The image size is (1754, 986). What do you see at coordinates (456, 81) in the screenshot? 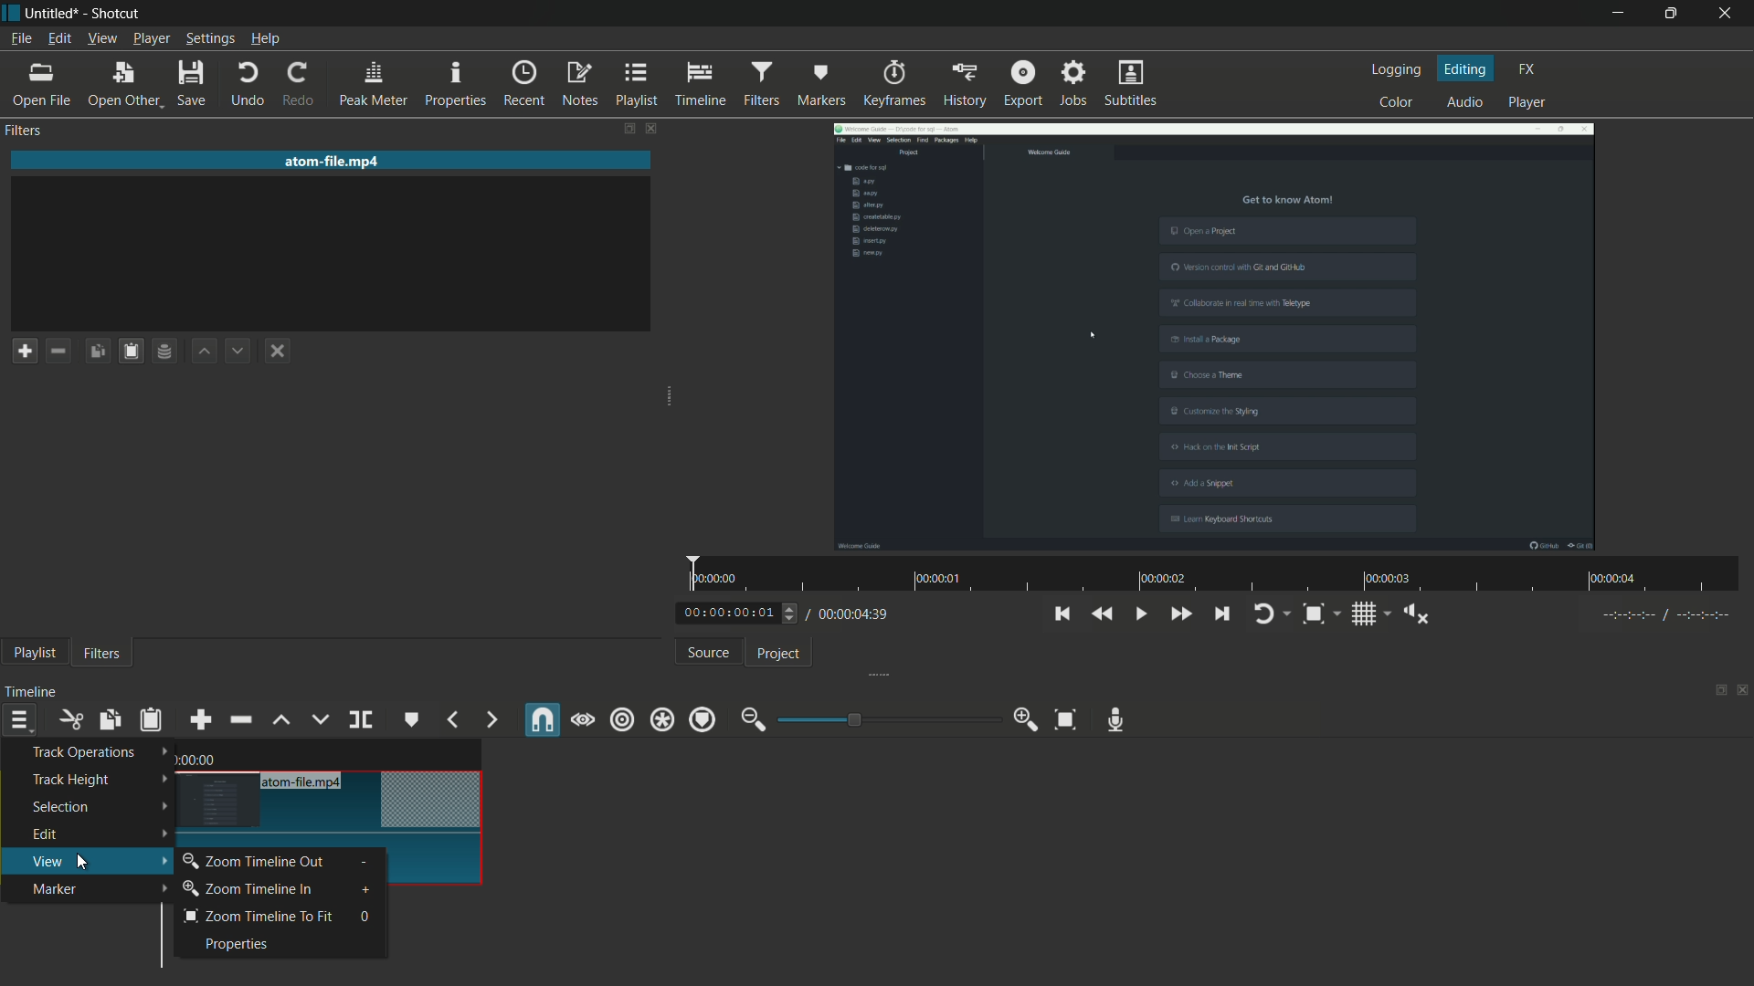
I see `properties` at bounding box center [456, 81].